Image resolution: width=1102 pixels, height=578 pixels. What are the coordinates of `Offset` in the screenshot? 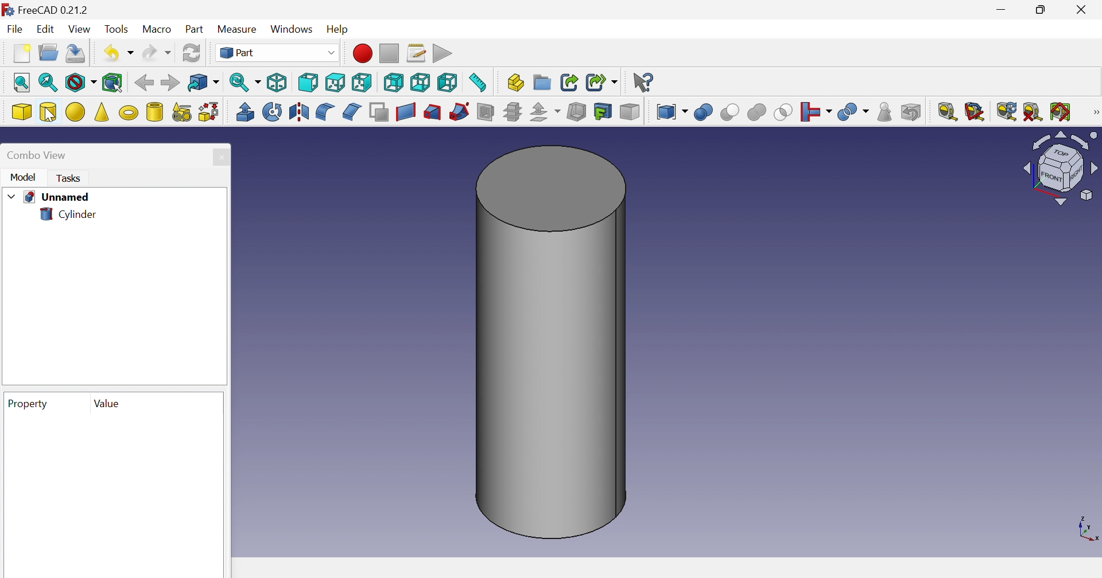 It's located at (545, 113).